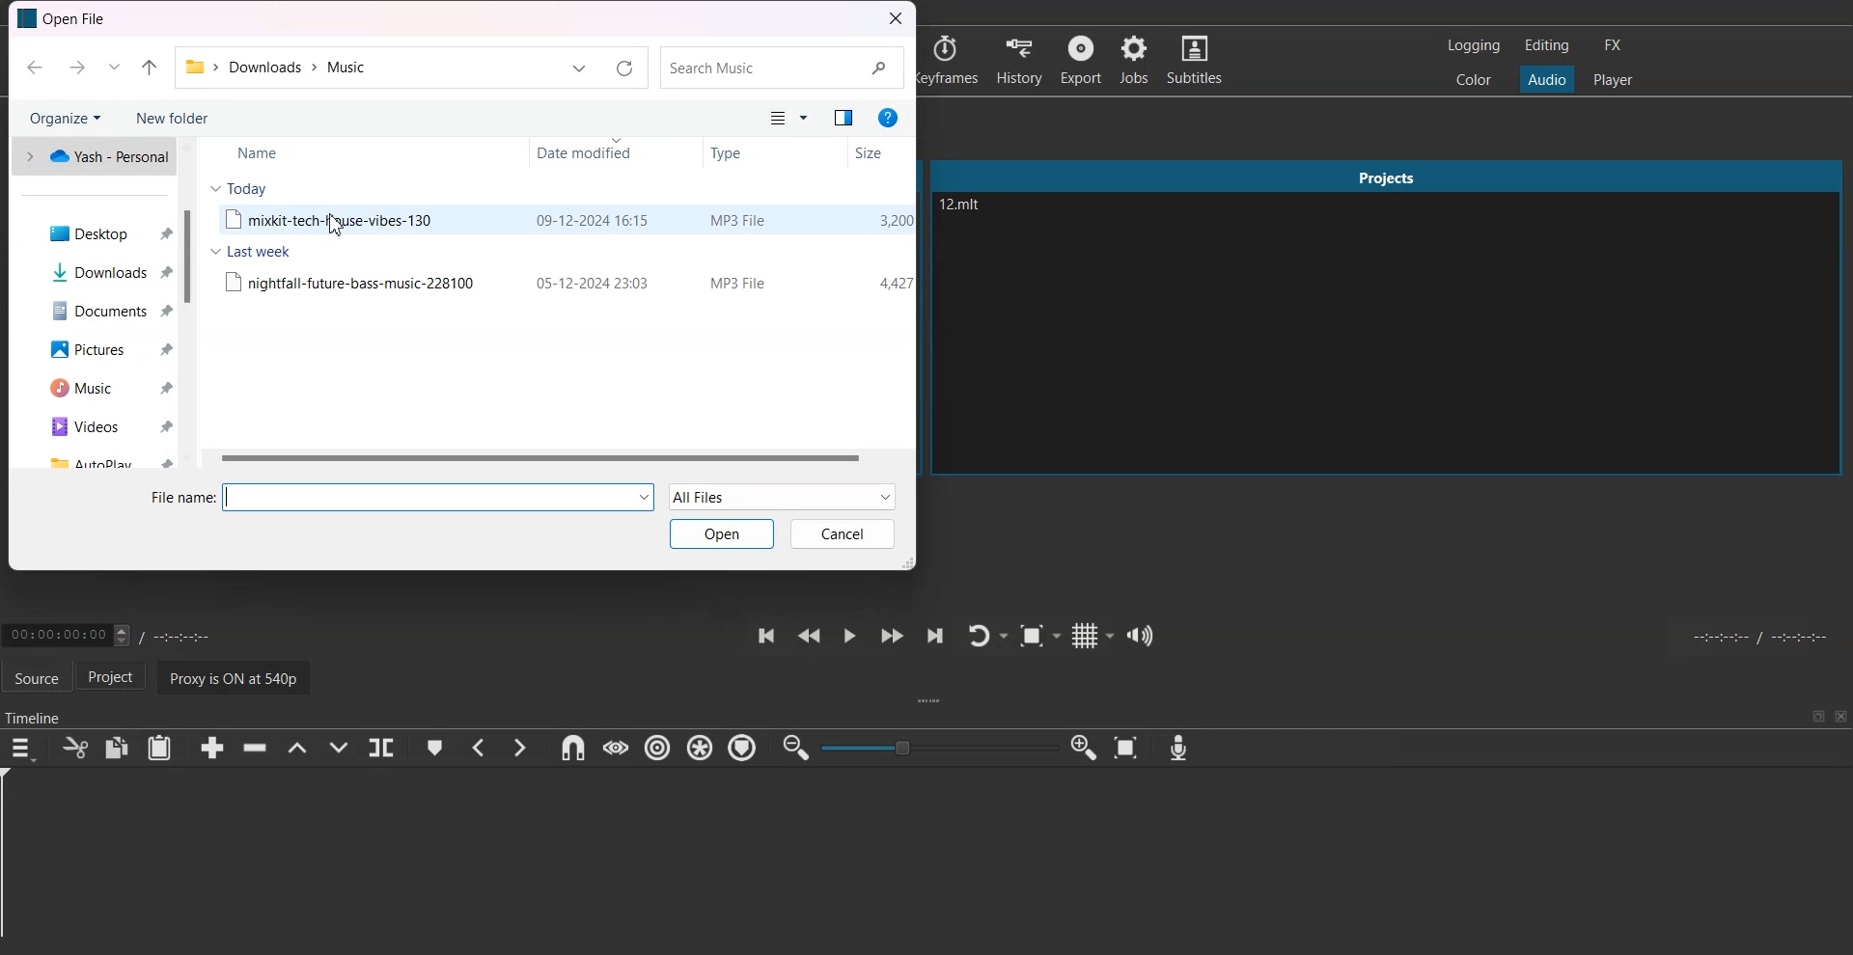 The width and height of the screenshot is (1853, 955). I want to click on Today, so click(239, 187).